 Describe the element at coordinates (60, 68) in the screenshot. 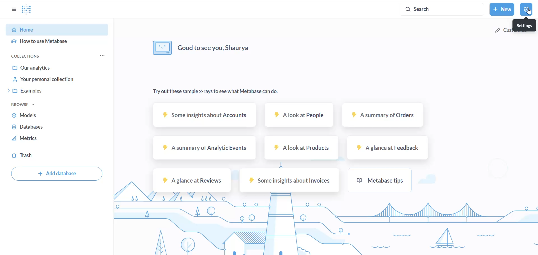

I see `OUR ANALYTICS` at that location.